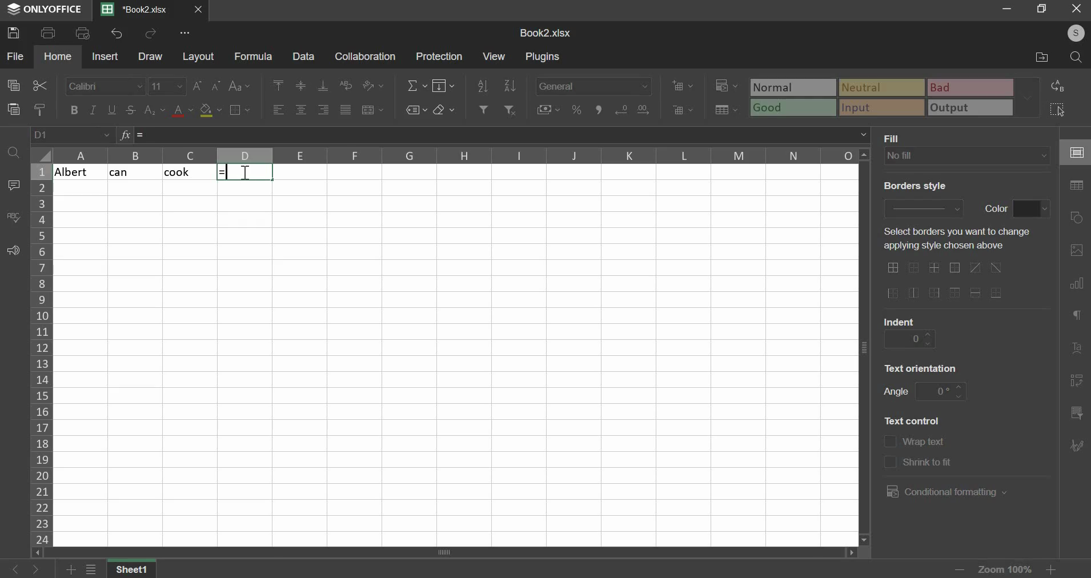 This screenshot has height=578, width=1091. What do you see at coordinates (140, 10) in the screenshot?
I see `Current sheets` at bounding box center [140, 10].